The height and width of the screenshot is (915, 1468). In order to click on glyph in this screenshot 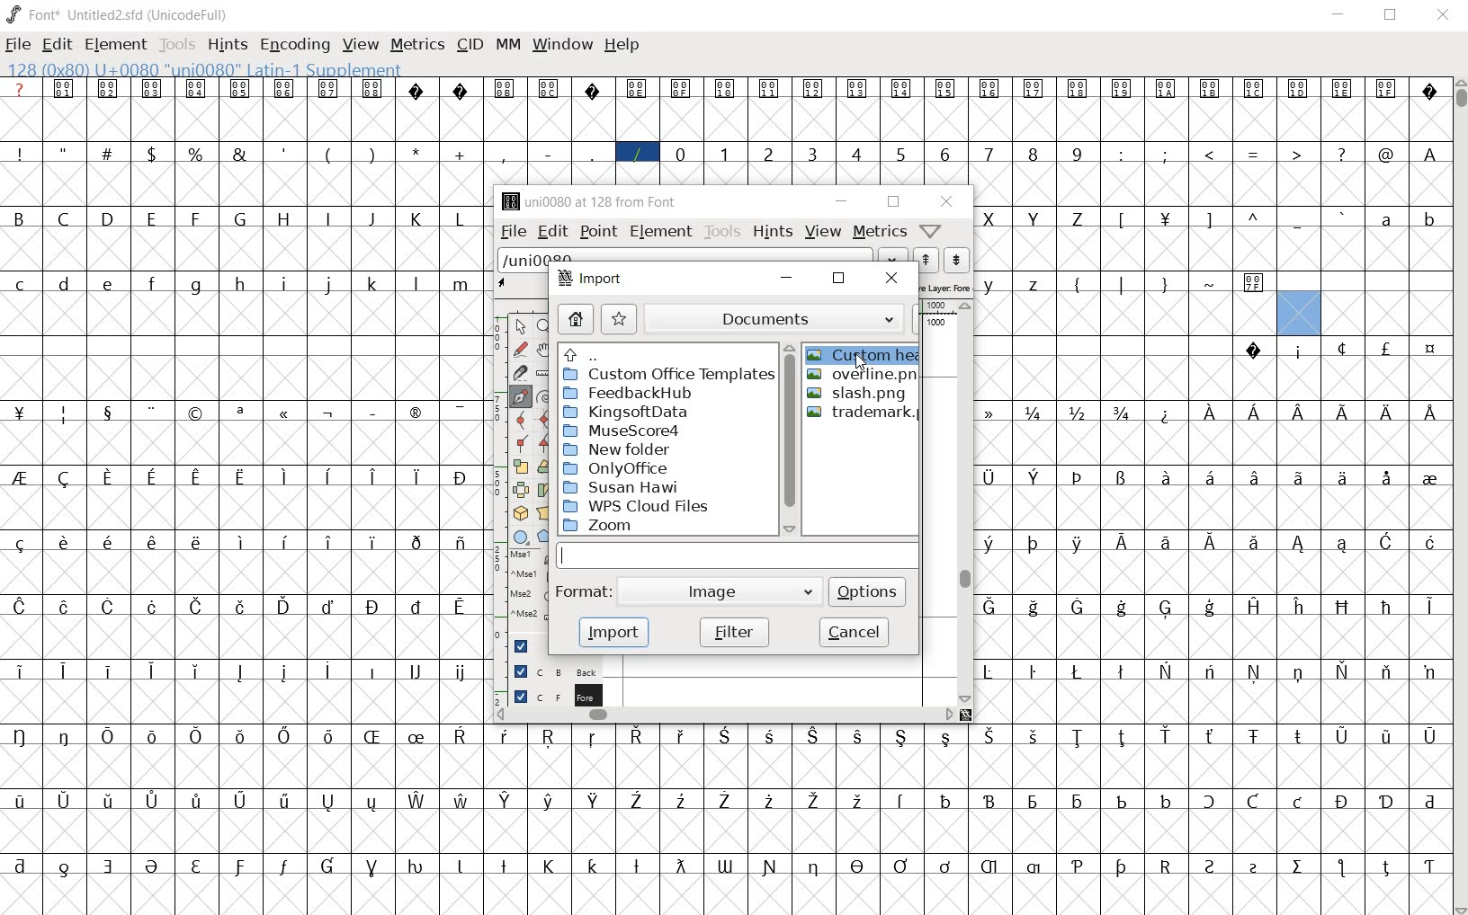, I will do `click(1431, 413)`.